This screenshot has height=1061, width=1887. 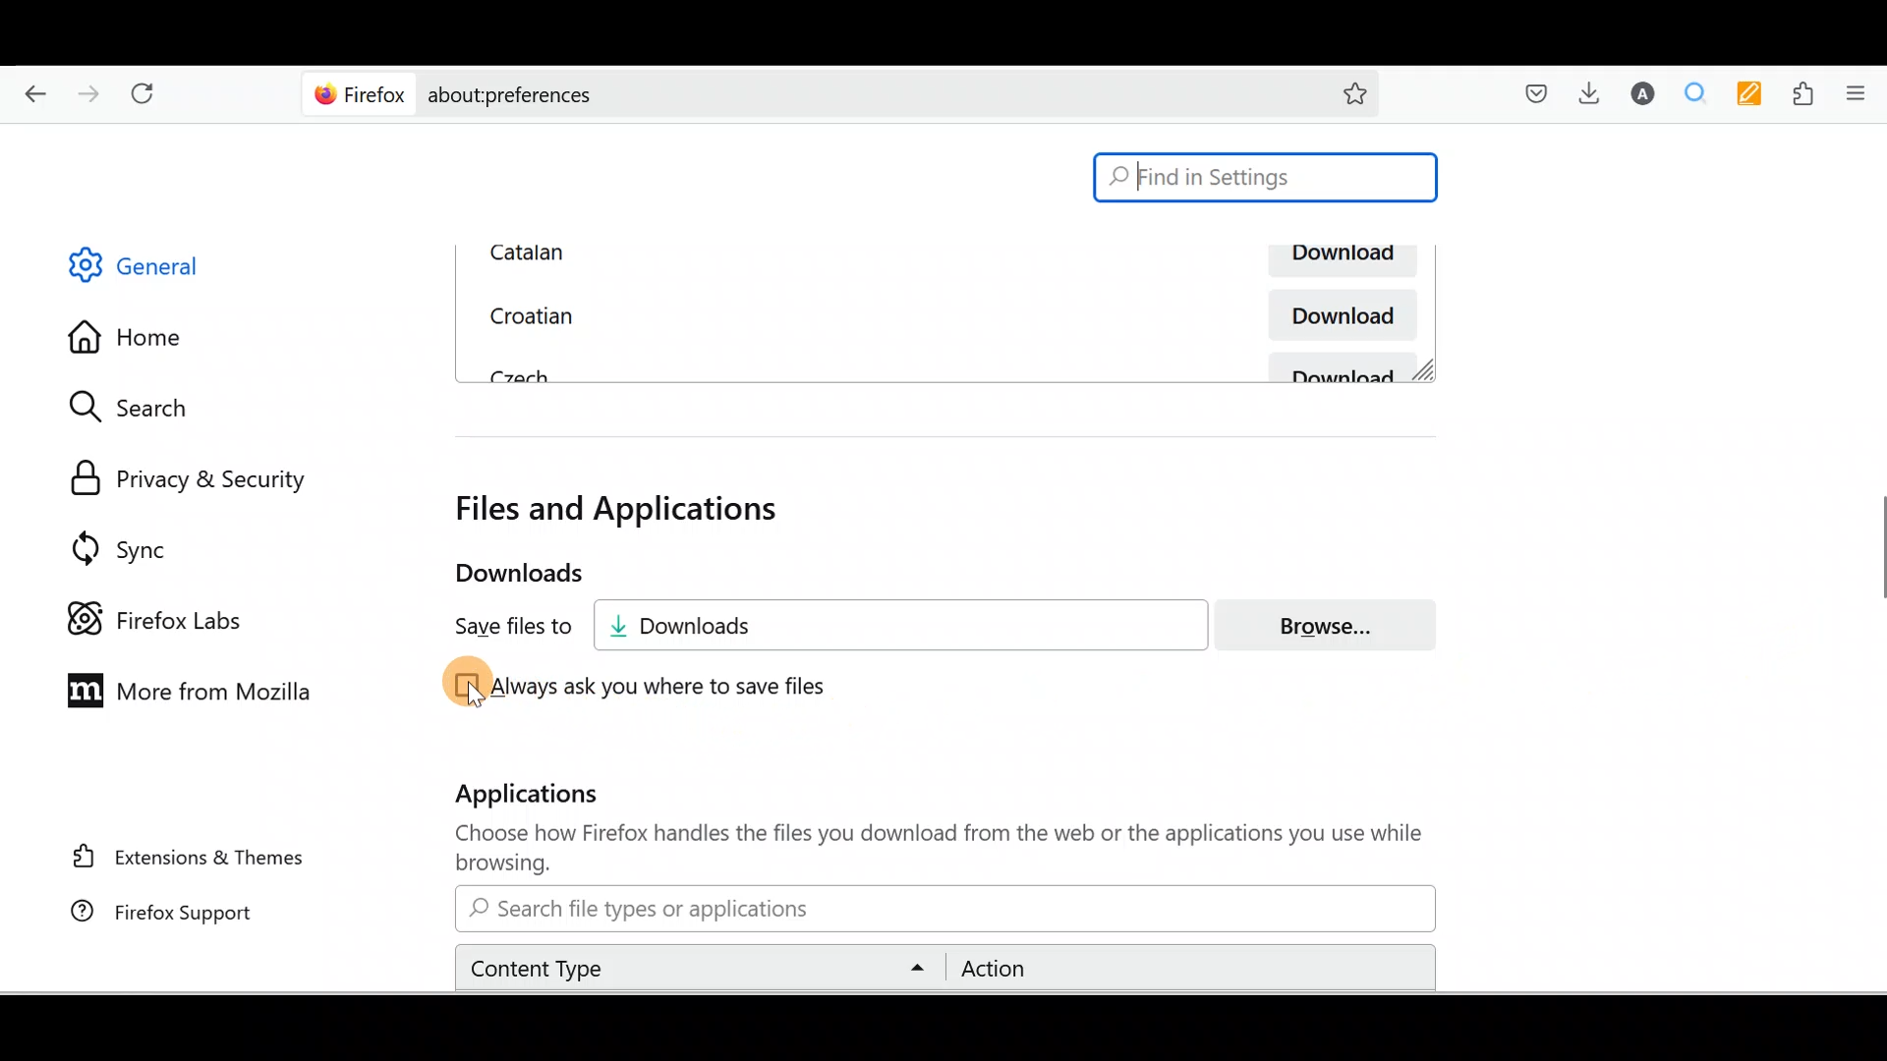 I want to click on scroll up, so click(x=1875, y=131).